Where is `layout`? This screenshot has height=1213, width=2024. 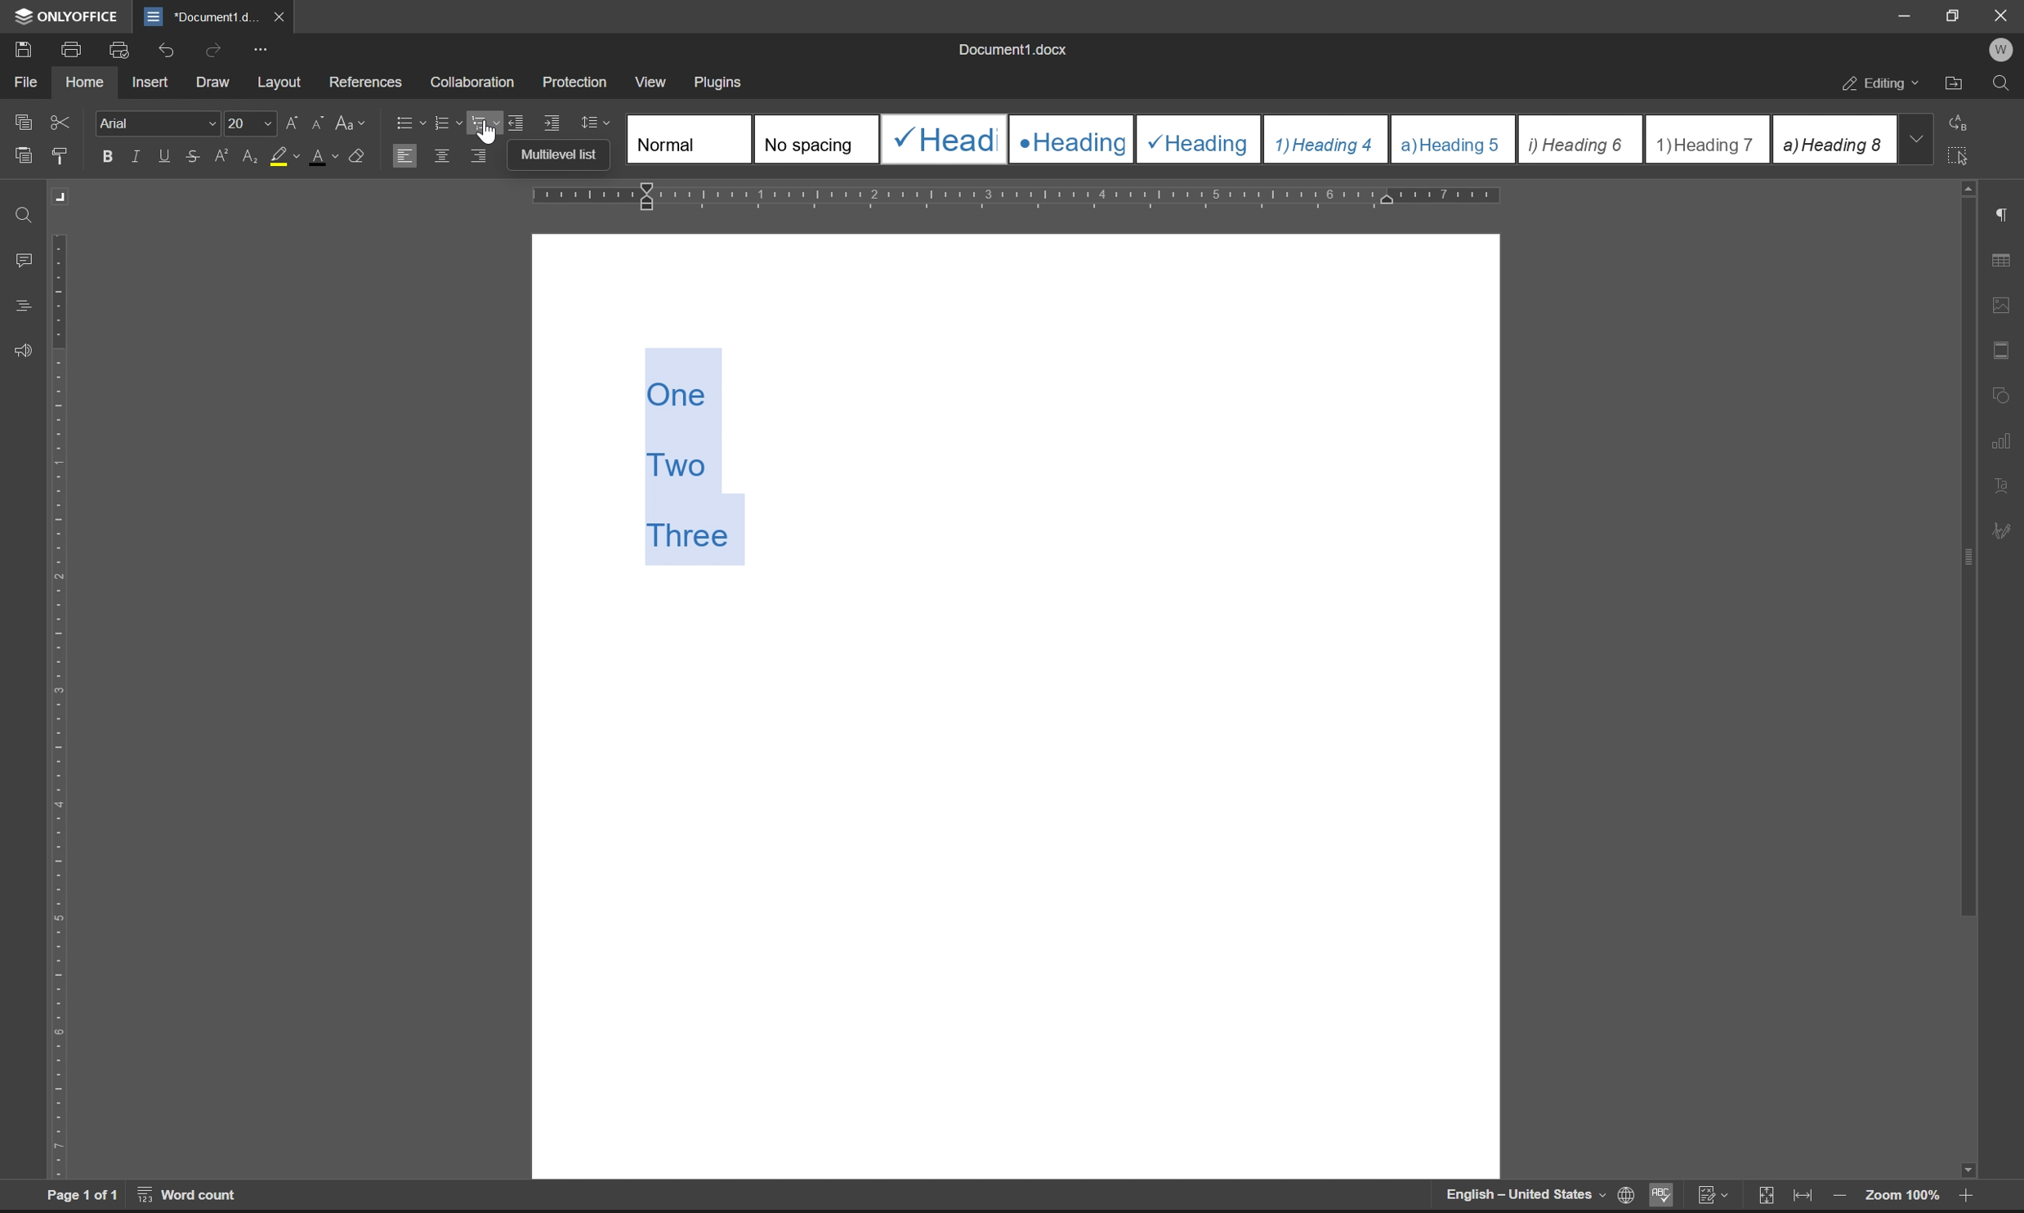
layout is located at coordinates (279, 83).